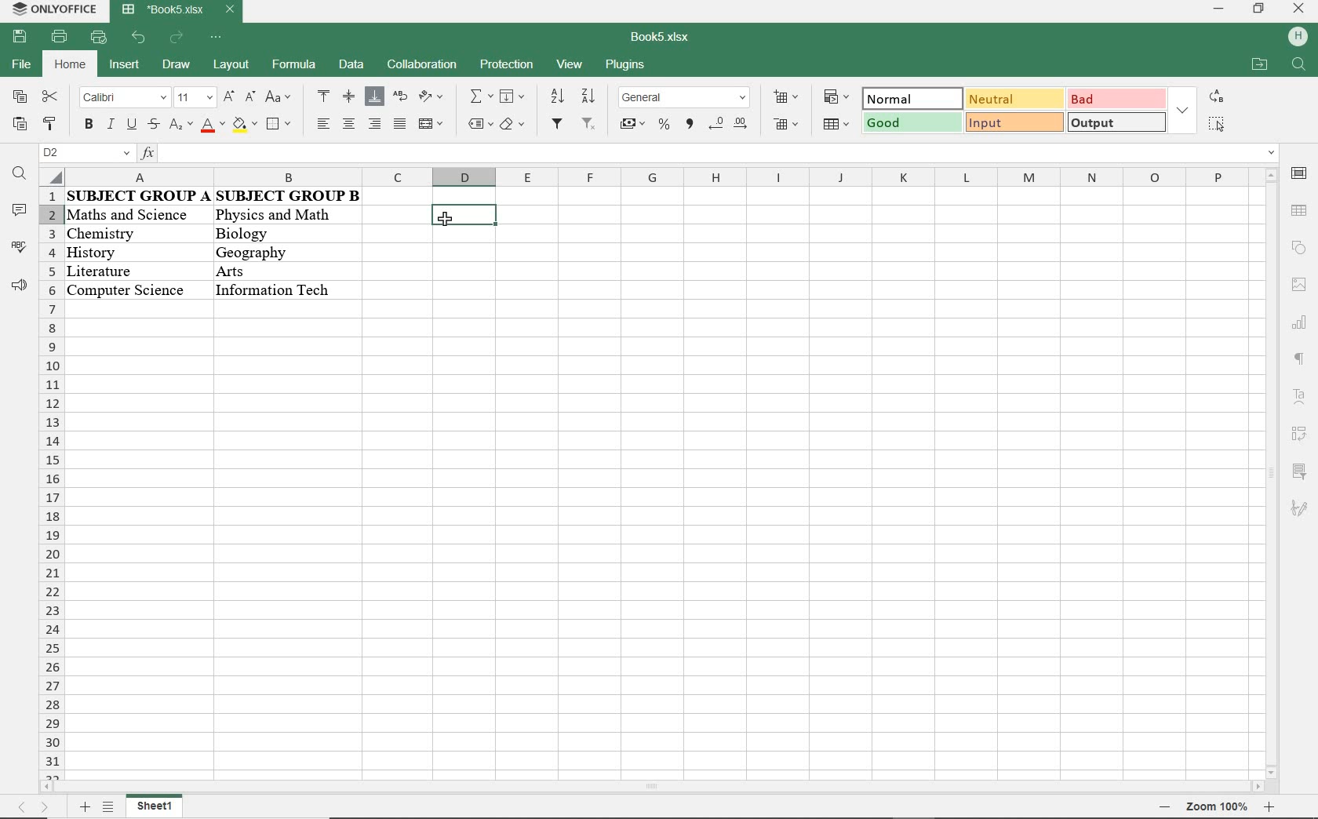 The height and width of the screenshot is (819, 1318). What do you see at coordinates (280, 97) in the screenshot?
I see `change case` at bounding box center [280, 97].